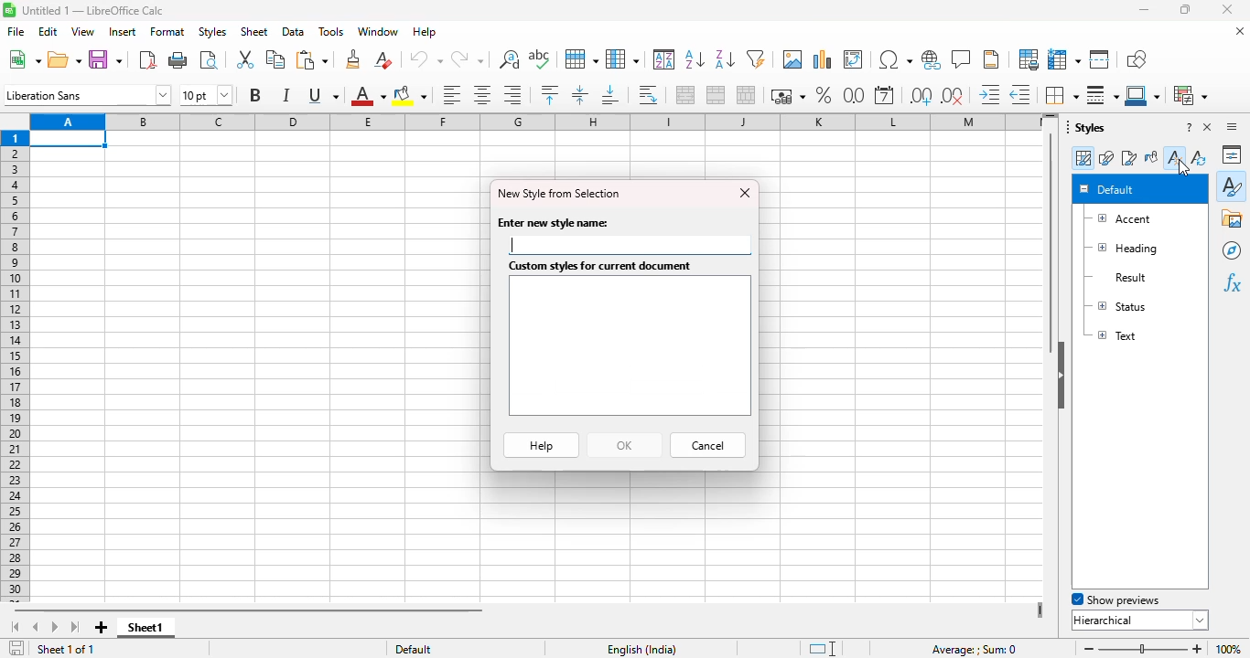 The height and width of the screenshot is (658, 1250). What do you see at coordinates (1116, 305) in the screenshot?
I see `status` at bounding box center [1116, 305].